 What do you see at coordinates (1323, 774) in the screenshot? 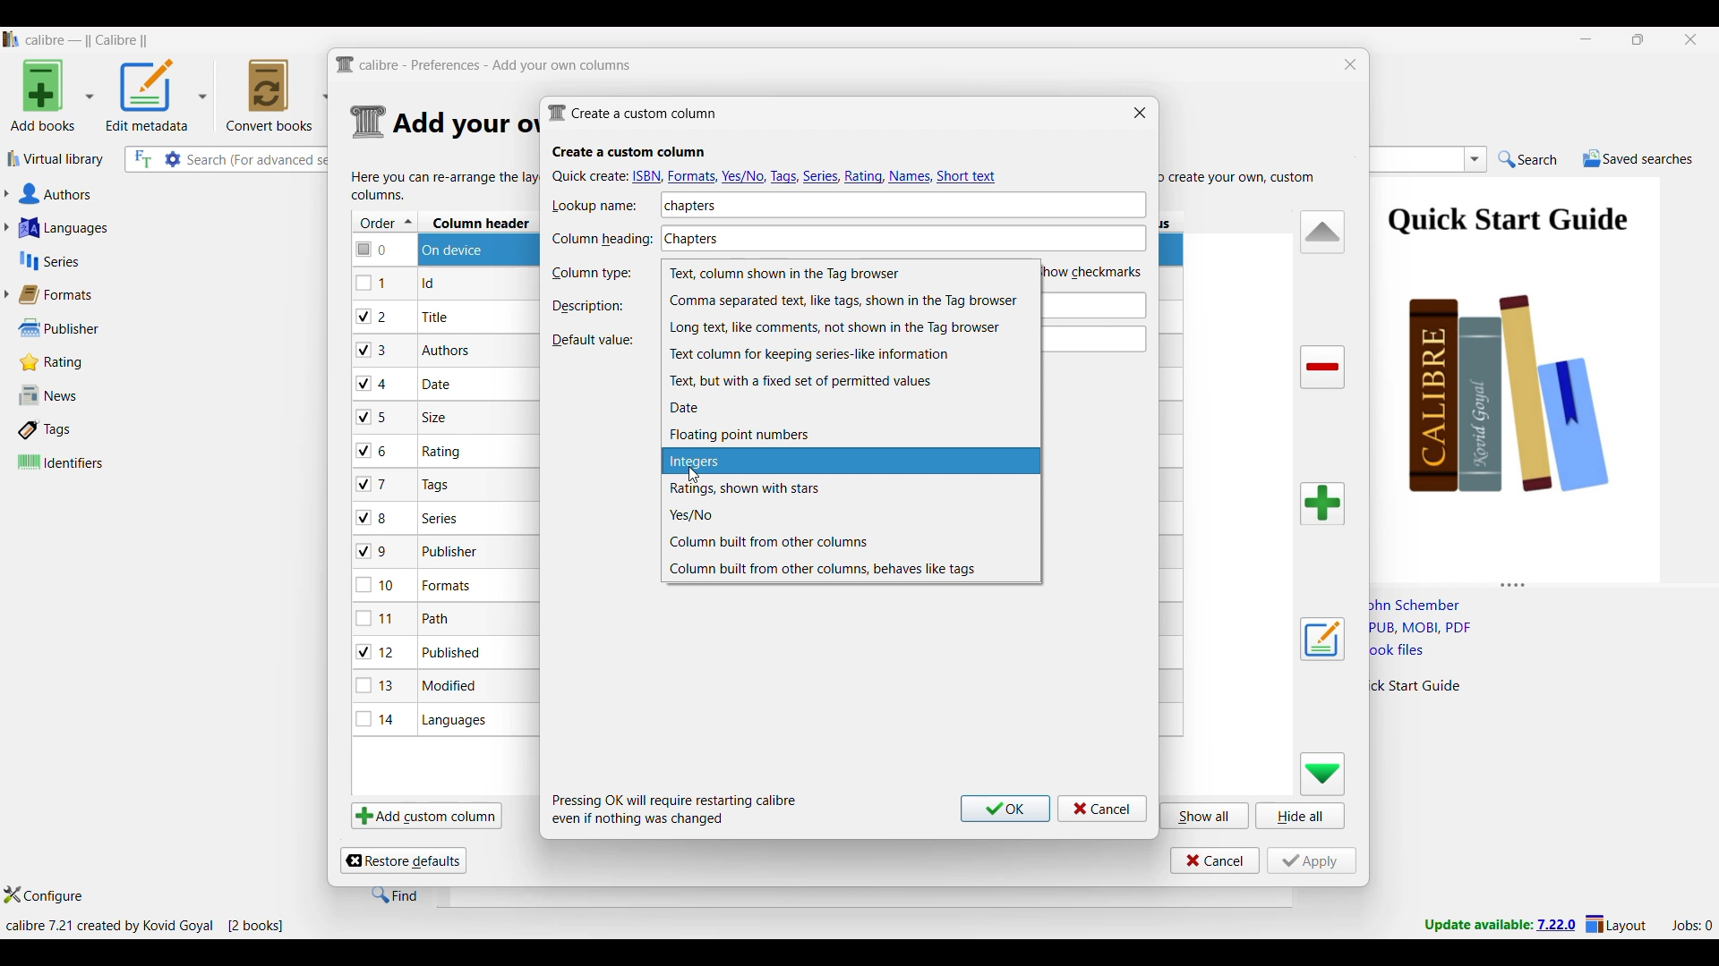
I see `Move row down` at bounding box center [1323, 774].